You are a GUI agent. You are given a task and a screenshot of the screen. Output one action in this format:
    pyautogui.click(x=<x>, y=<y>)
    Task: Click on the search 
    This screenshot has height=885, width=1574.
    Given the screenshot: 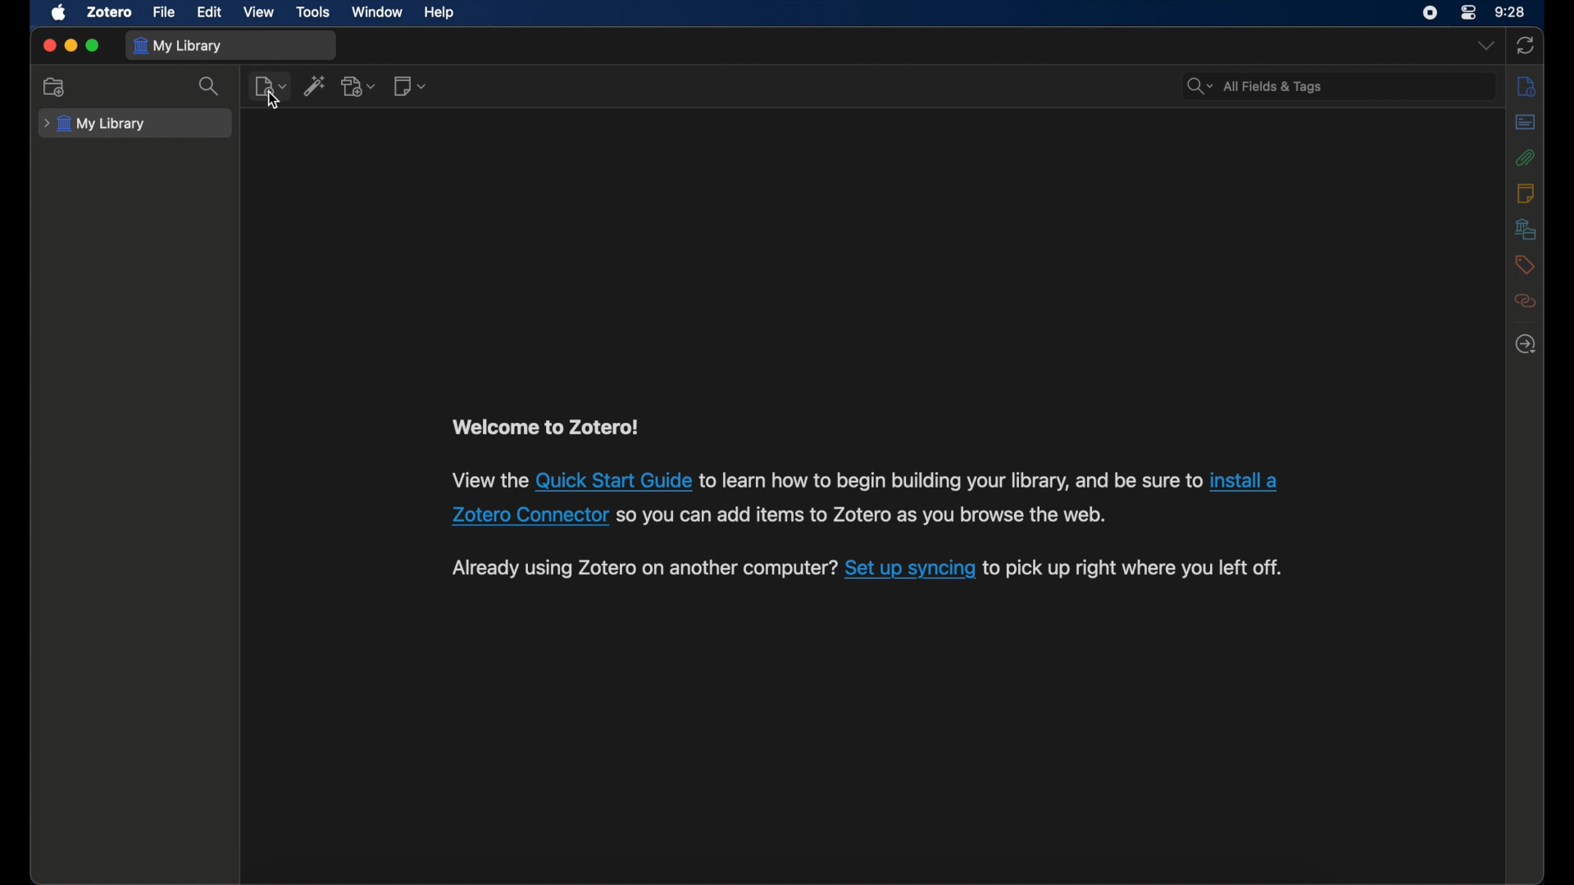 What is the action you would take?
    pyautogui.click(x=1254, y=87)
    